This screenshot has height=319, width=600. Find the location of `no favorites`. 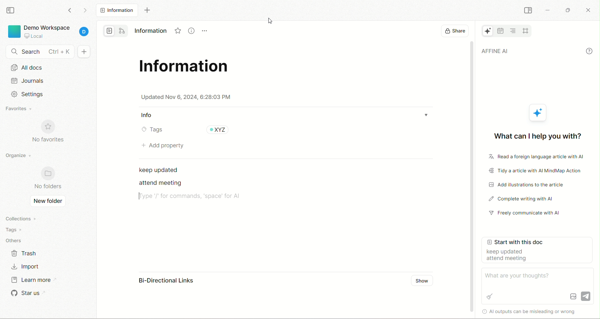

no favorites is located at coordinates (49, 132).